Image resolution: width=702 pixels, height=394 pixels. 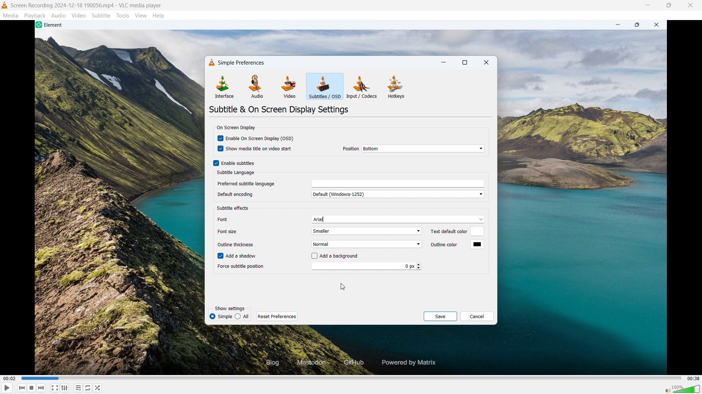 I want to click on subtittles & on screen display settings, so click(x=279, y=109).